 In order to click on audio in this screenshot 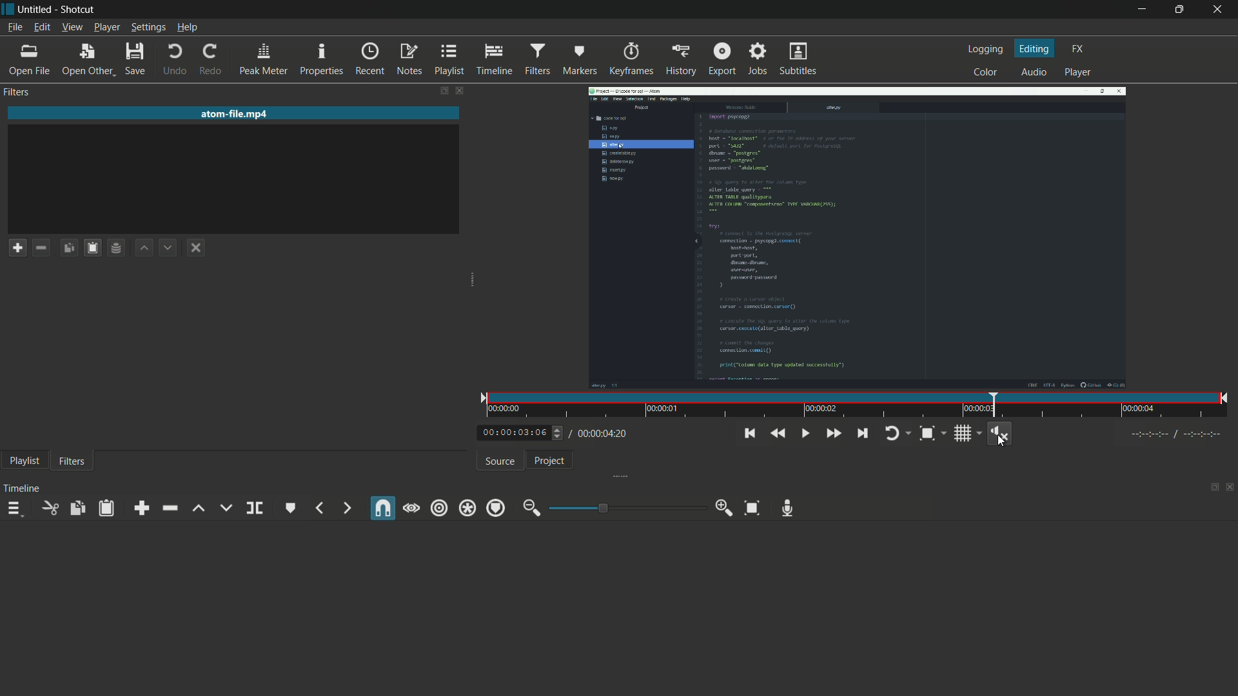, I will do `click(1032, 72)`.